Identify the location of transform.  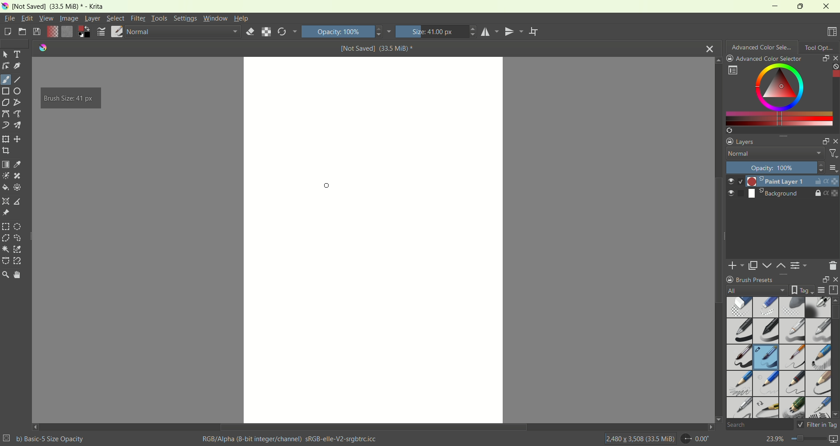
(5, 139).